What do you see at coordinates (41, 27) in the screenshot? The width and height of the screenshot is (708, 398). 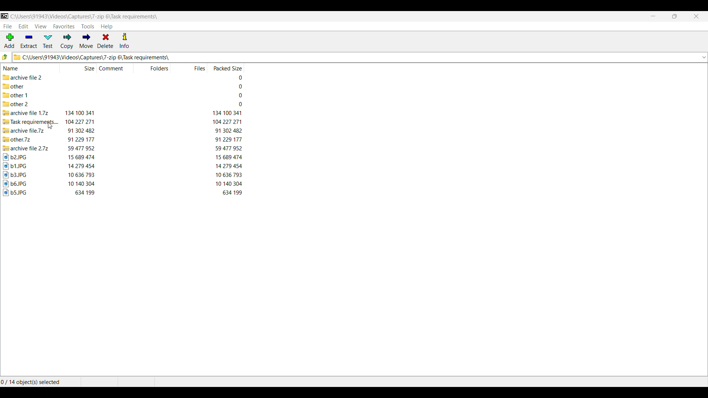 I see `View menu` at bounding box center [41, 27].